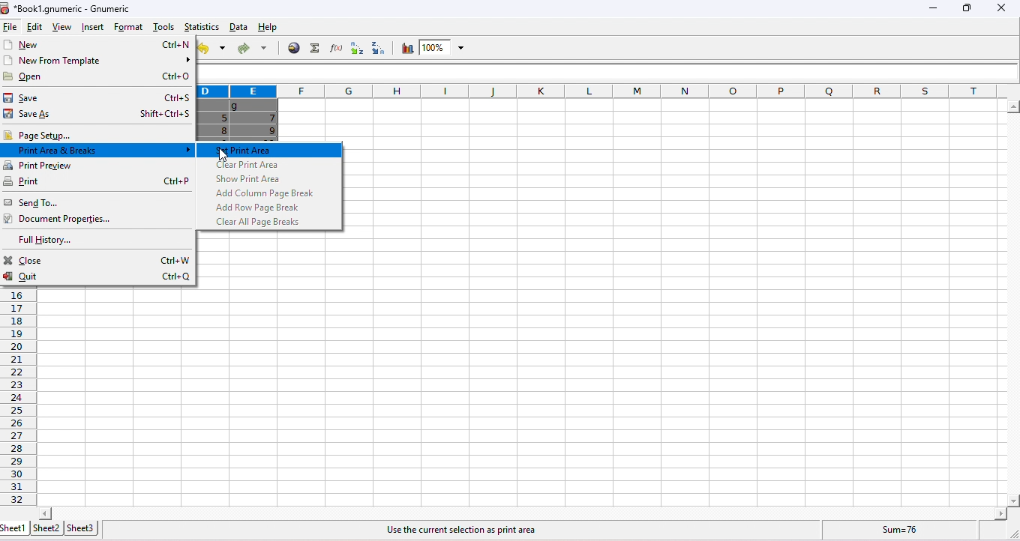  I want to click on column headings, so click(602, 91).